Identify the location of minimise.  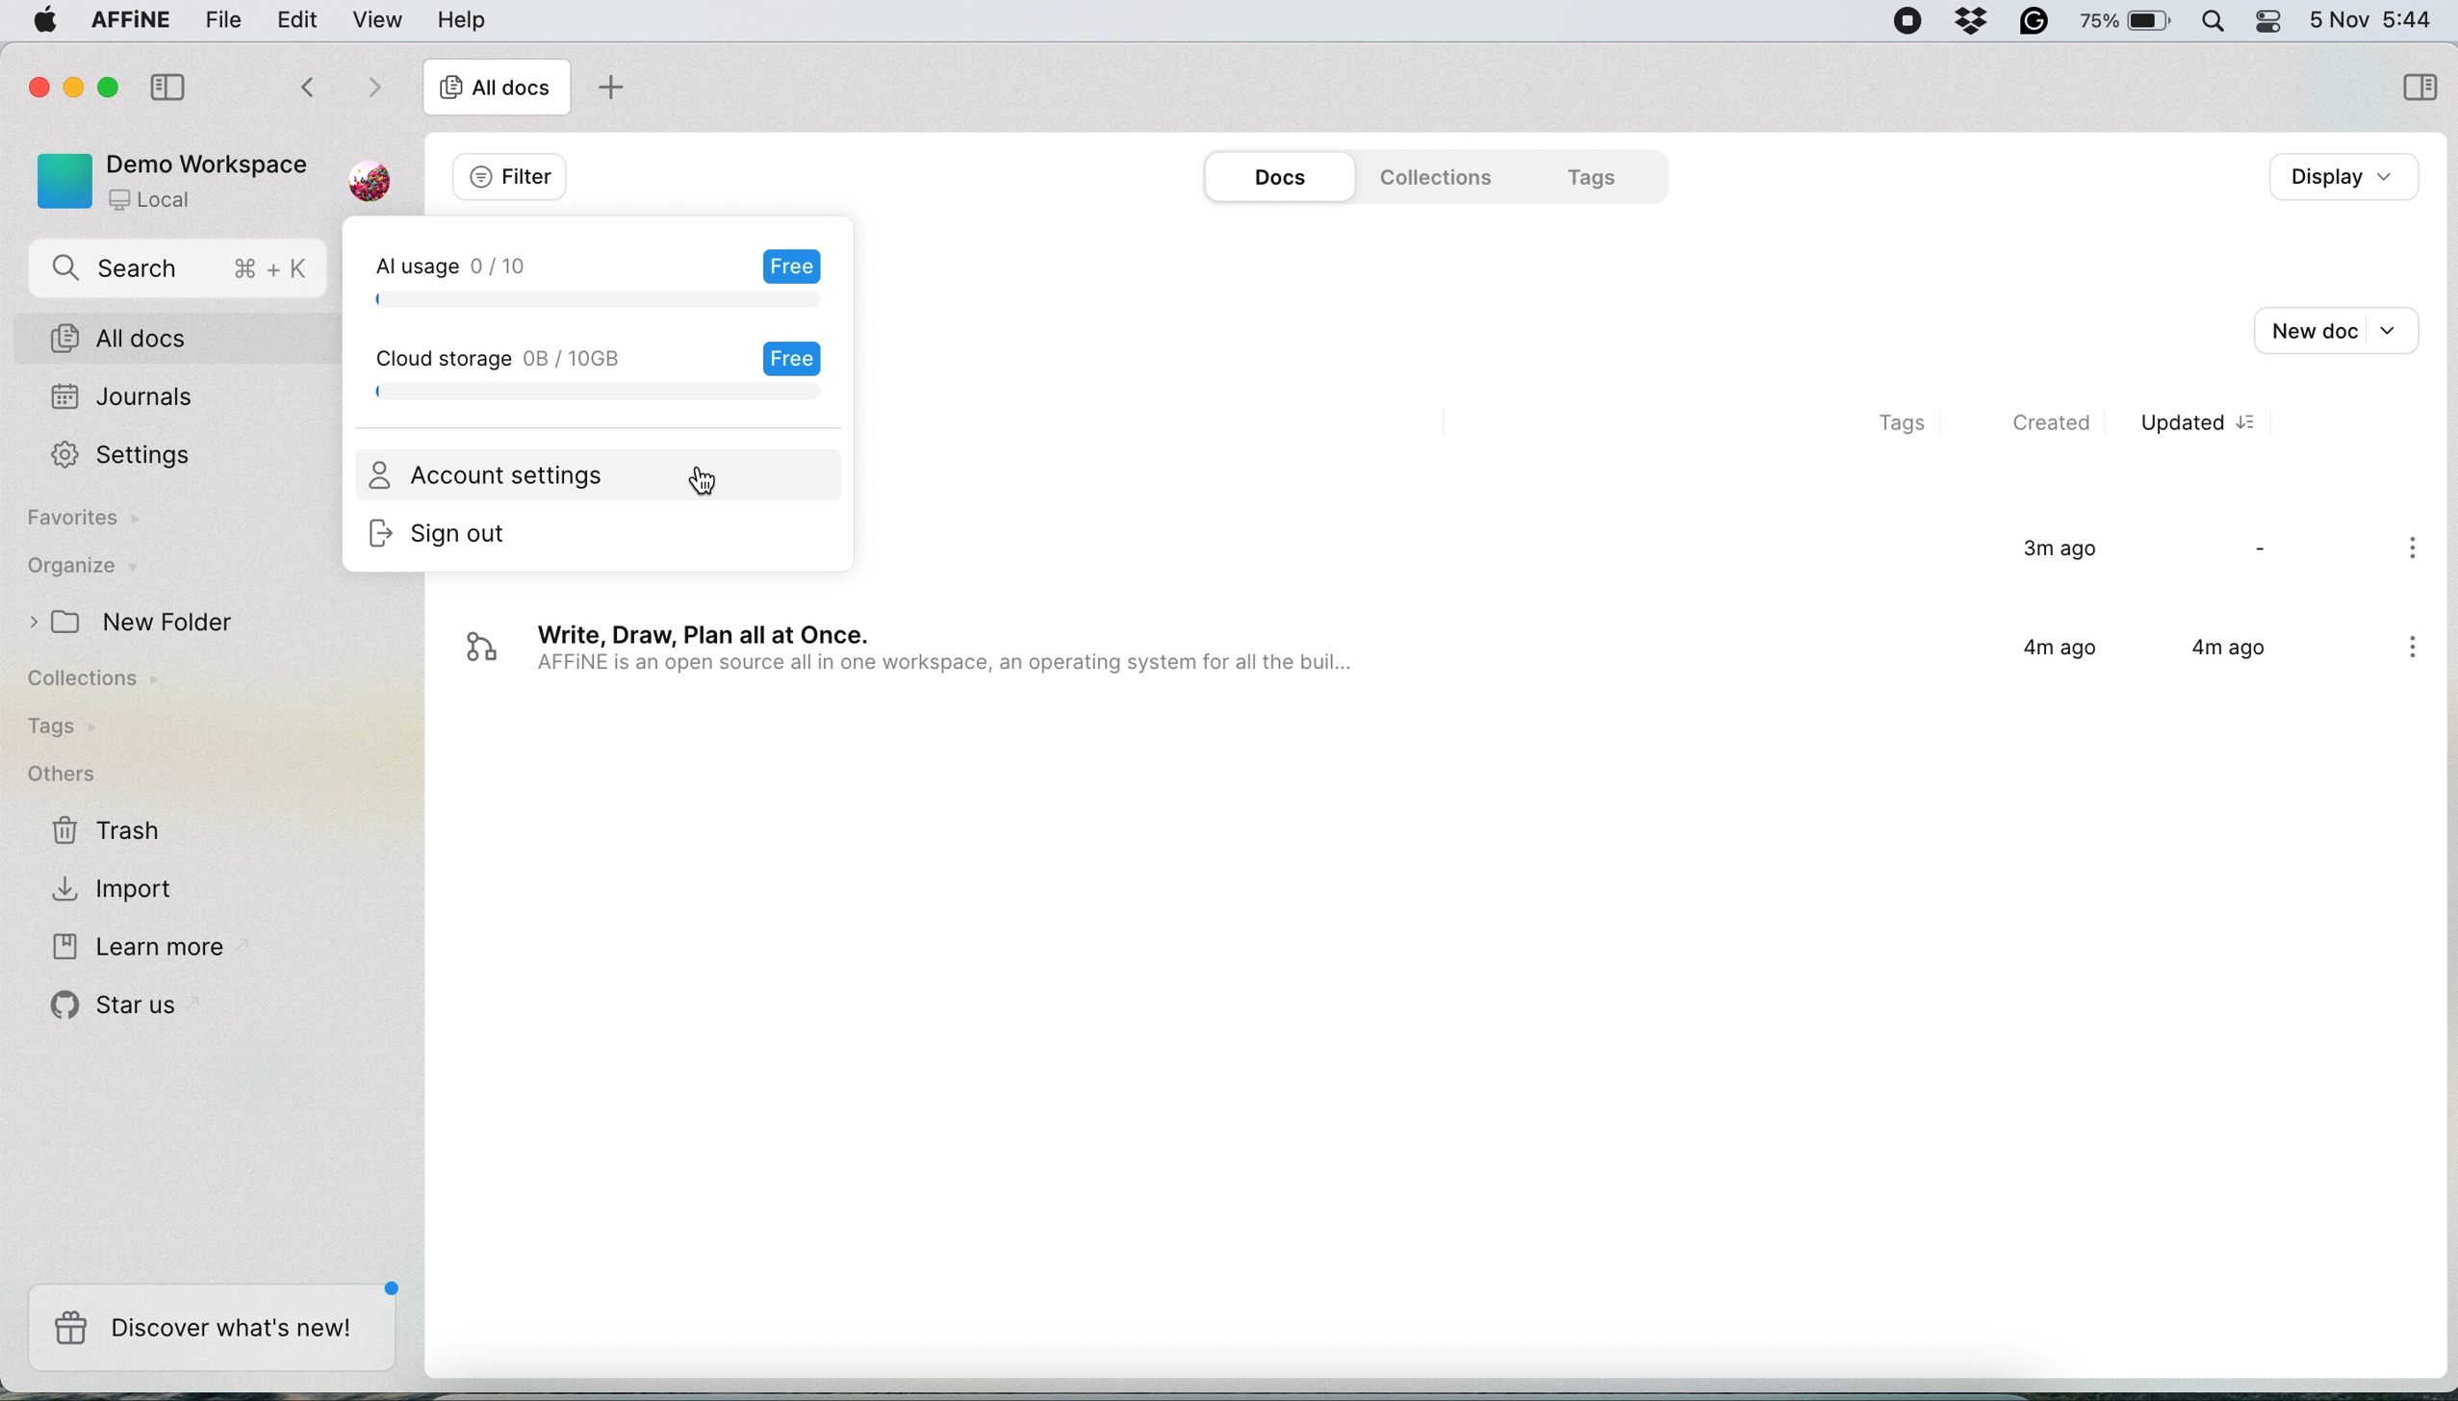
(77, 90).